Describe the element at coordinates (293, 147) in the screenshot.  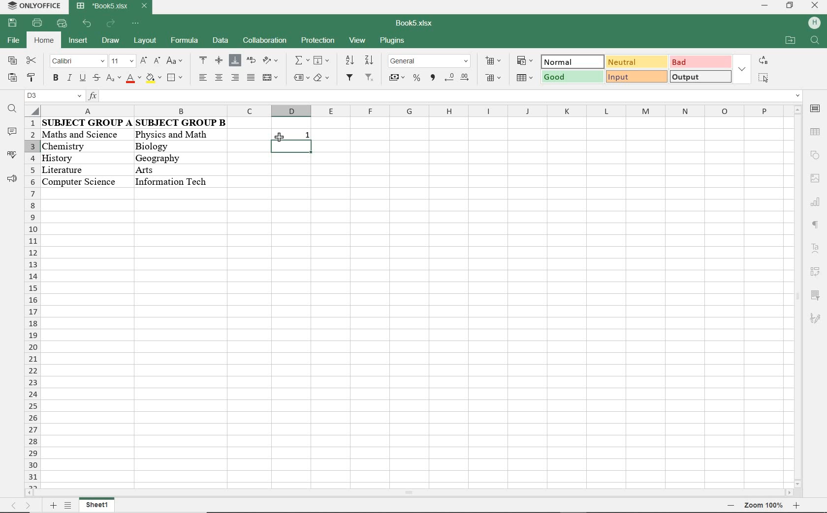
I see `typed formula` at that location.